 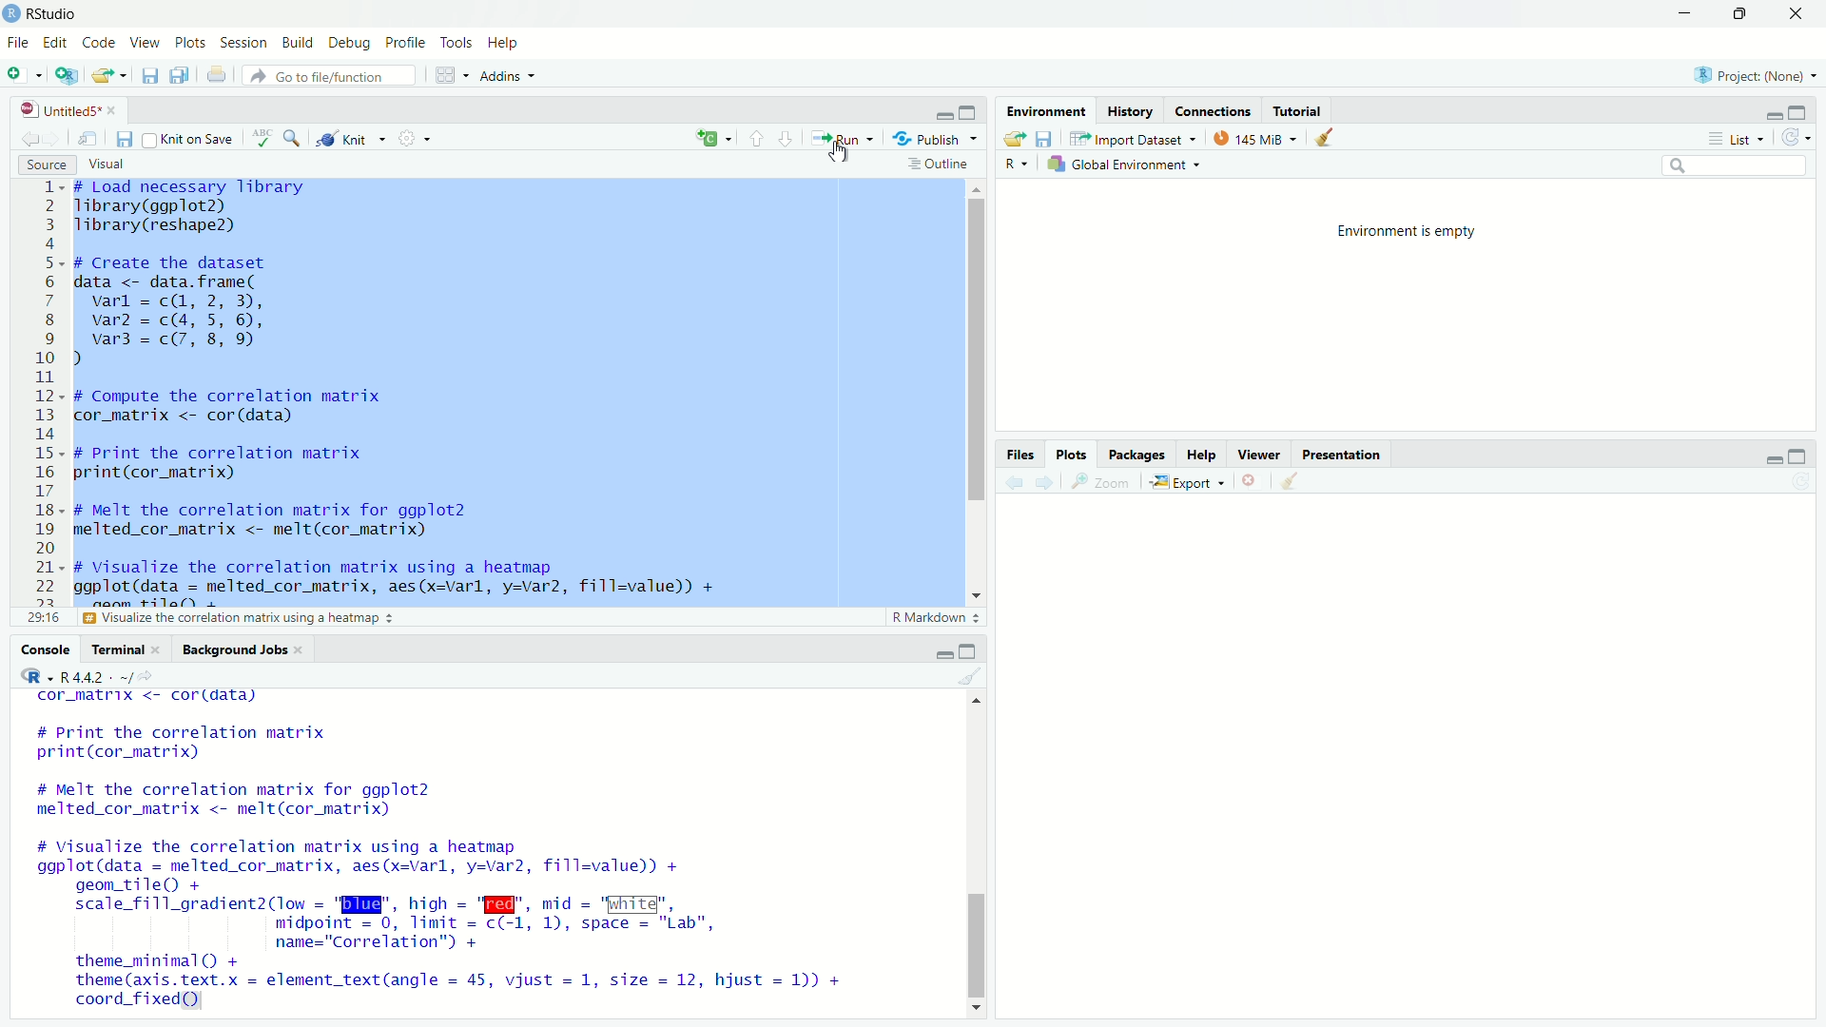 What do you see at coordinates (979, 351) in the screenshot?
I see `vertical scrollbar` at bounding box center [979, 351].